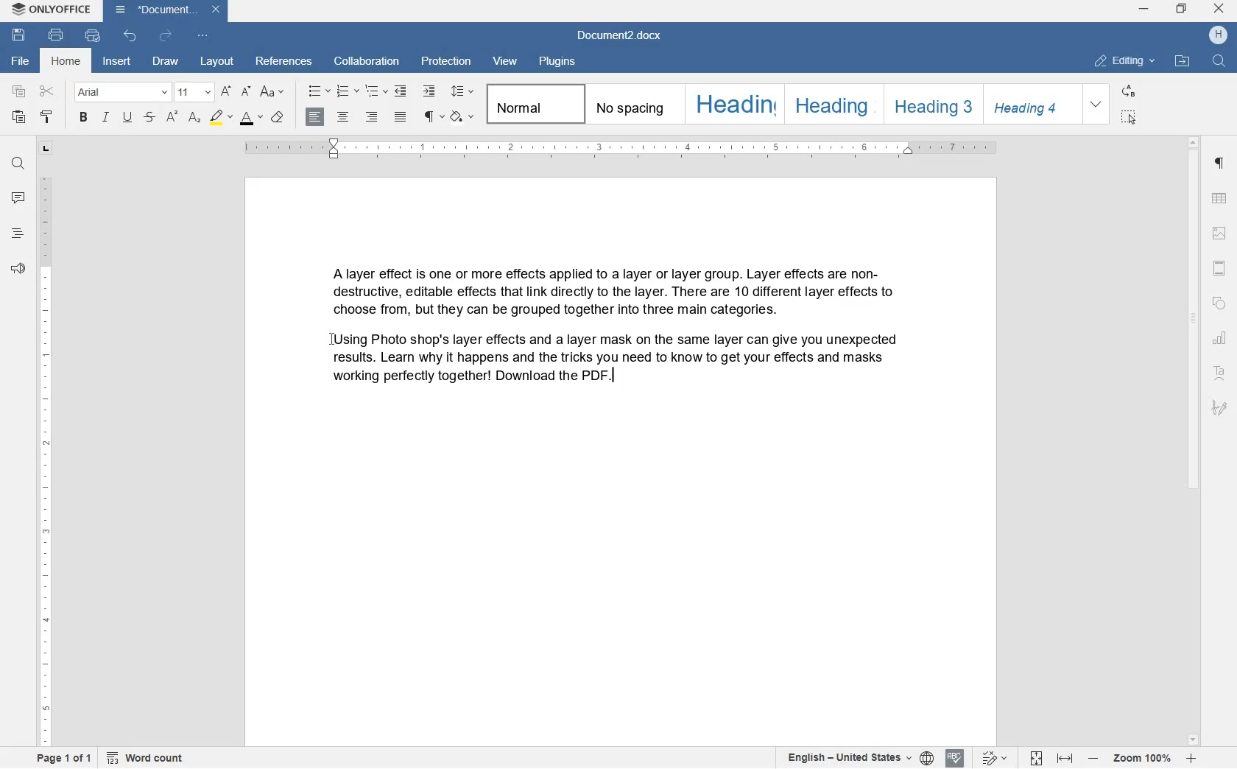 This screenshot has height=769, width=1237. I want to click on HEADING , so click(831, 105).